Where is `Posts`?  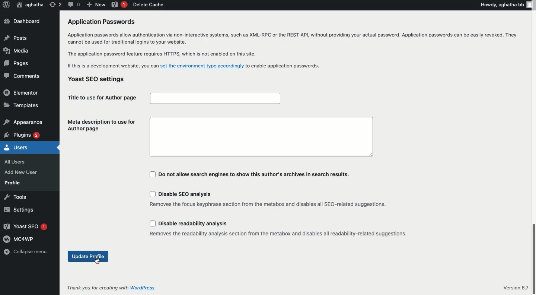
Posts is located at coordinates (16, 39).